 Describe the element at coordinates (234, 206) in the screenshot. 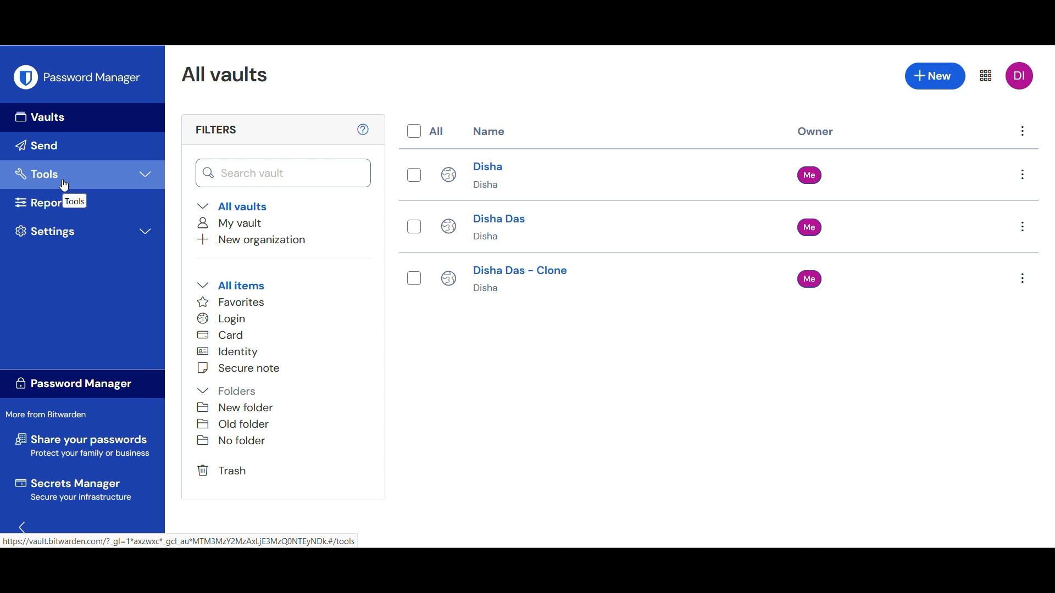

I see `Collapse all vaults` at that location.